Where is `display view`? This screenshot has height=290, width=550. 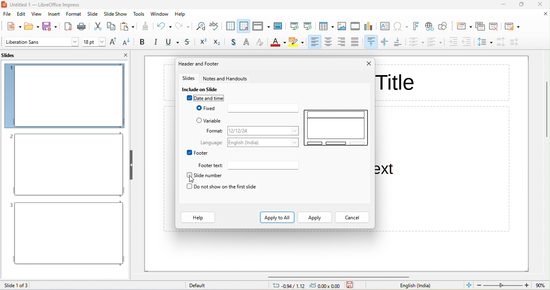
display view is located at coordinates (261, 26).